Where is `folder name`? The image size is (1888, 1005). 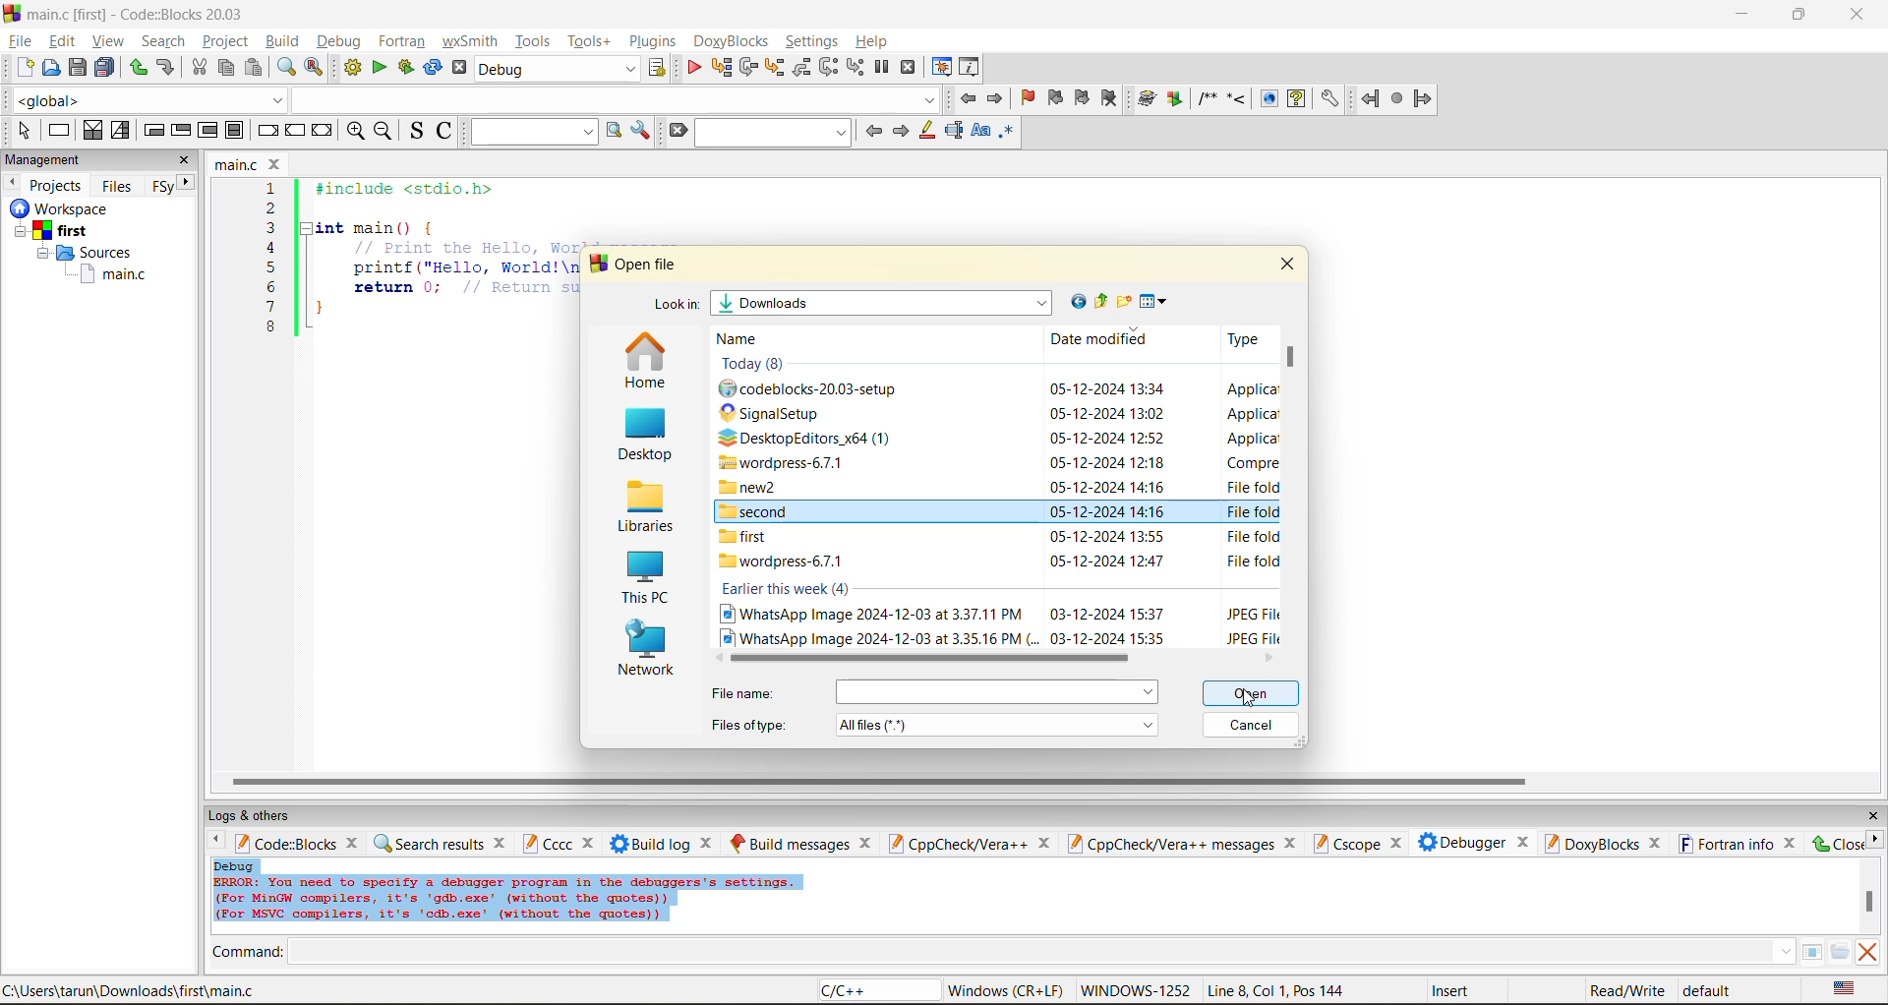
folder name is located at coordinates (884, 303).